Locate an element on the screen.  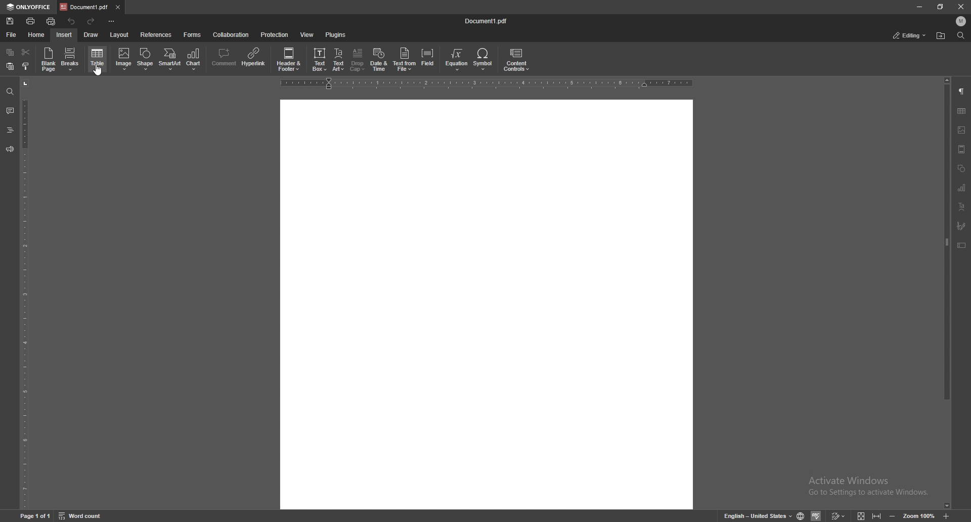
collaboration is located at coordinates (231, 34).